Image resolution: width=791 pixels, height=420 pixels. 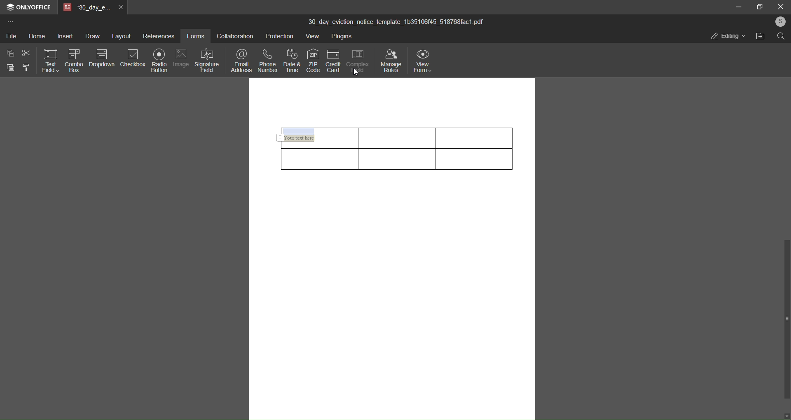 What do you see at coordinates (10, 23) in the screenshot?
I see `more` at bounding box center [10, 23].